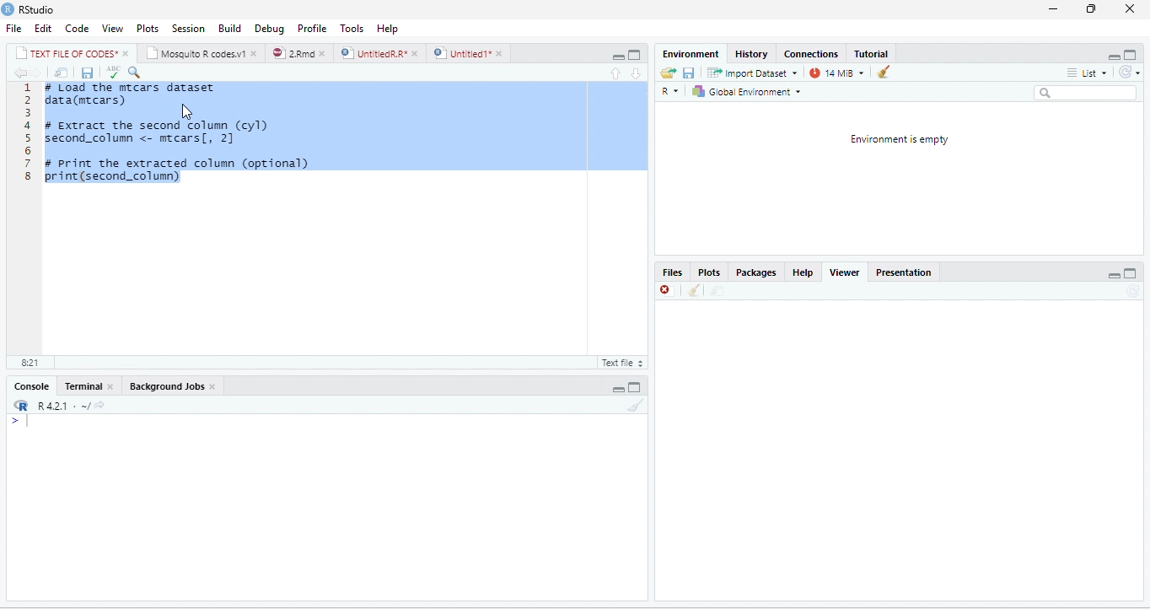 The image size is (1150, 609). Describe the element at coordinates (27, 163) in the screenshot. I see `7` at that location.